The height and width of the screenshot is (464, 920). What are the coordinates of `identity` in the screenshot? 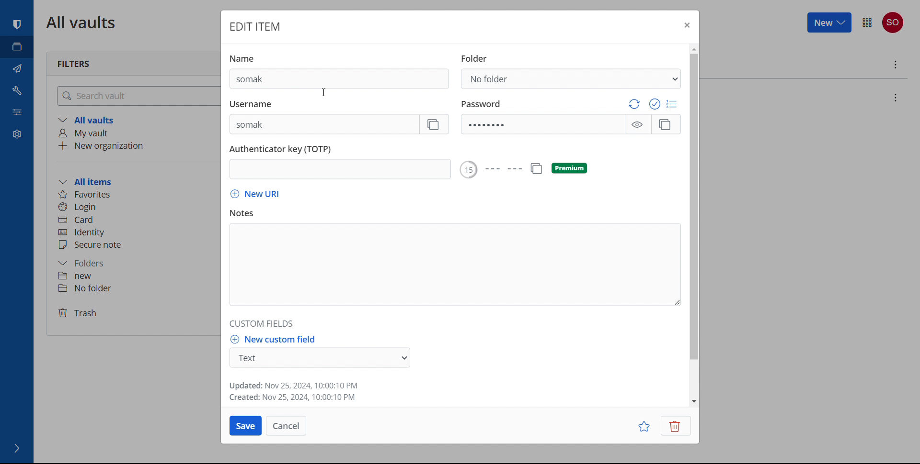 It's located at (135, 232).